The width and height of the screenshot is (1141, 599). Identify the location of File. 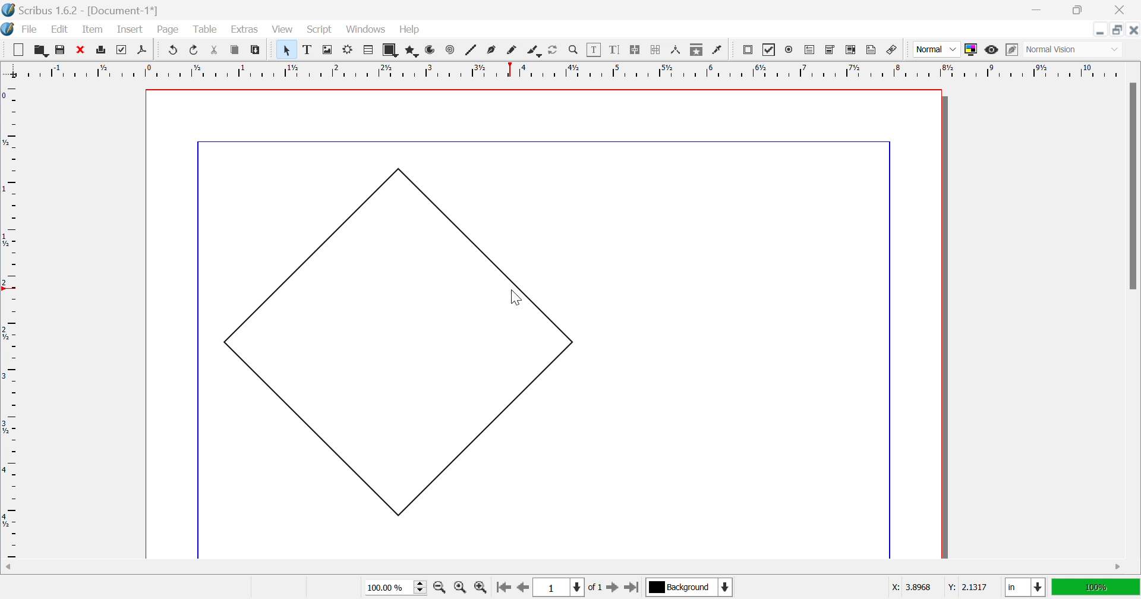
(30, 30).